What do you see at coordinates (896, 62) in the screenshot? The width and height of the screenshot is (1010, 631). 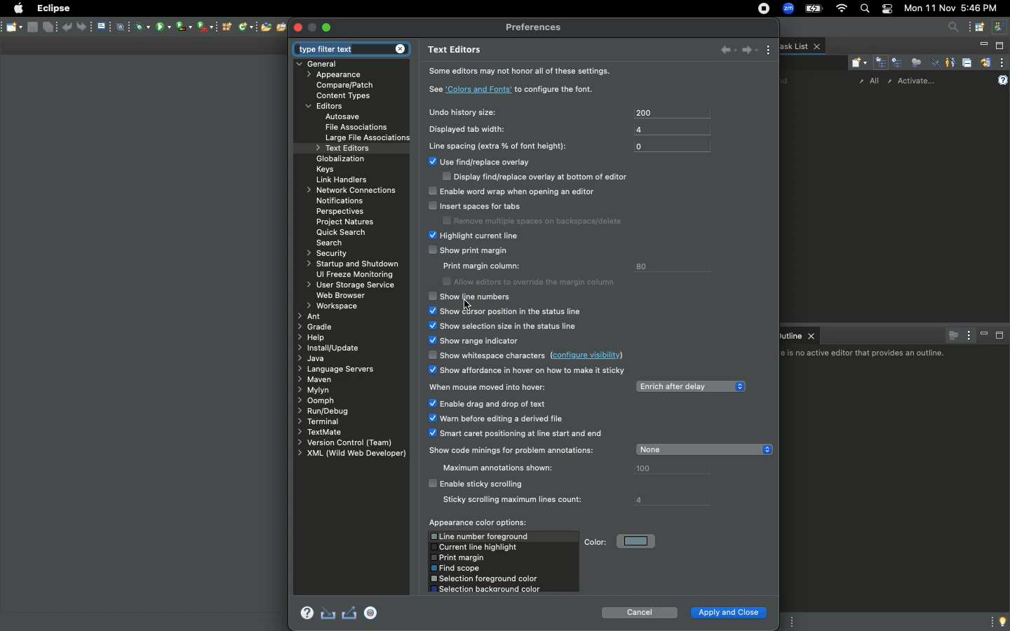 I see `Scheduled` at bounding box center [896, 62].